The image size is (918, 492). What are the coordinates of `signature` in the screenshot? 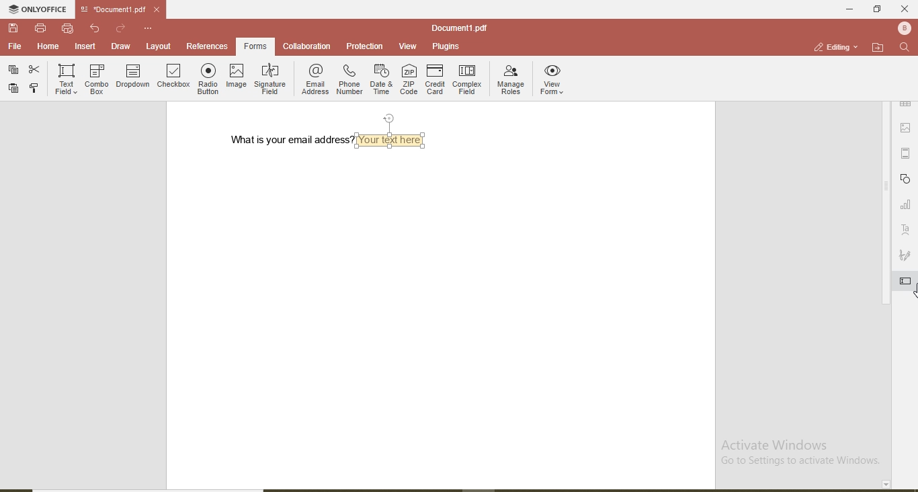 It's located at (905, 255).